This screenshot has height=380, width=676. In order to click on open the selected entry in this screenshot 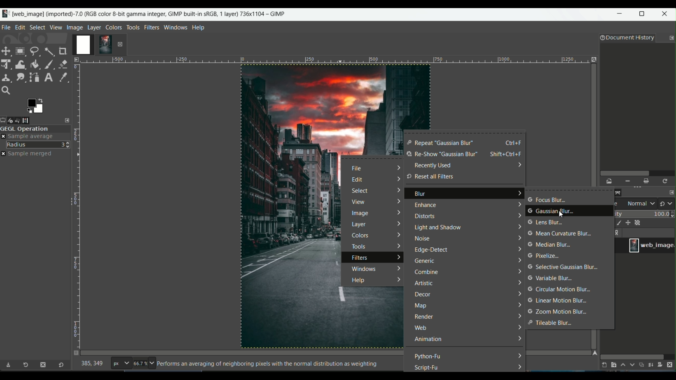, I will do `click(610, 182)`.